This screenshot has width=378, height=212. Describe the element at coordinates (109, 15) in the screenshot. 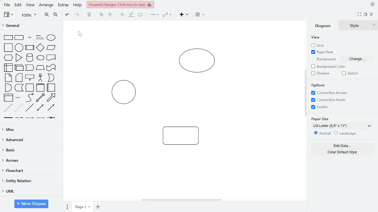

I see `to back` at that location.